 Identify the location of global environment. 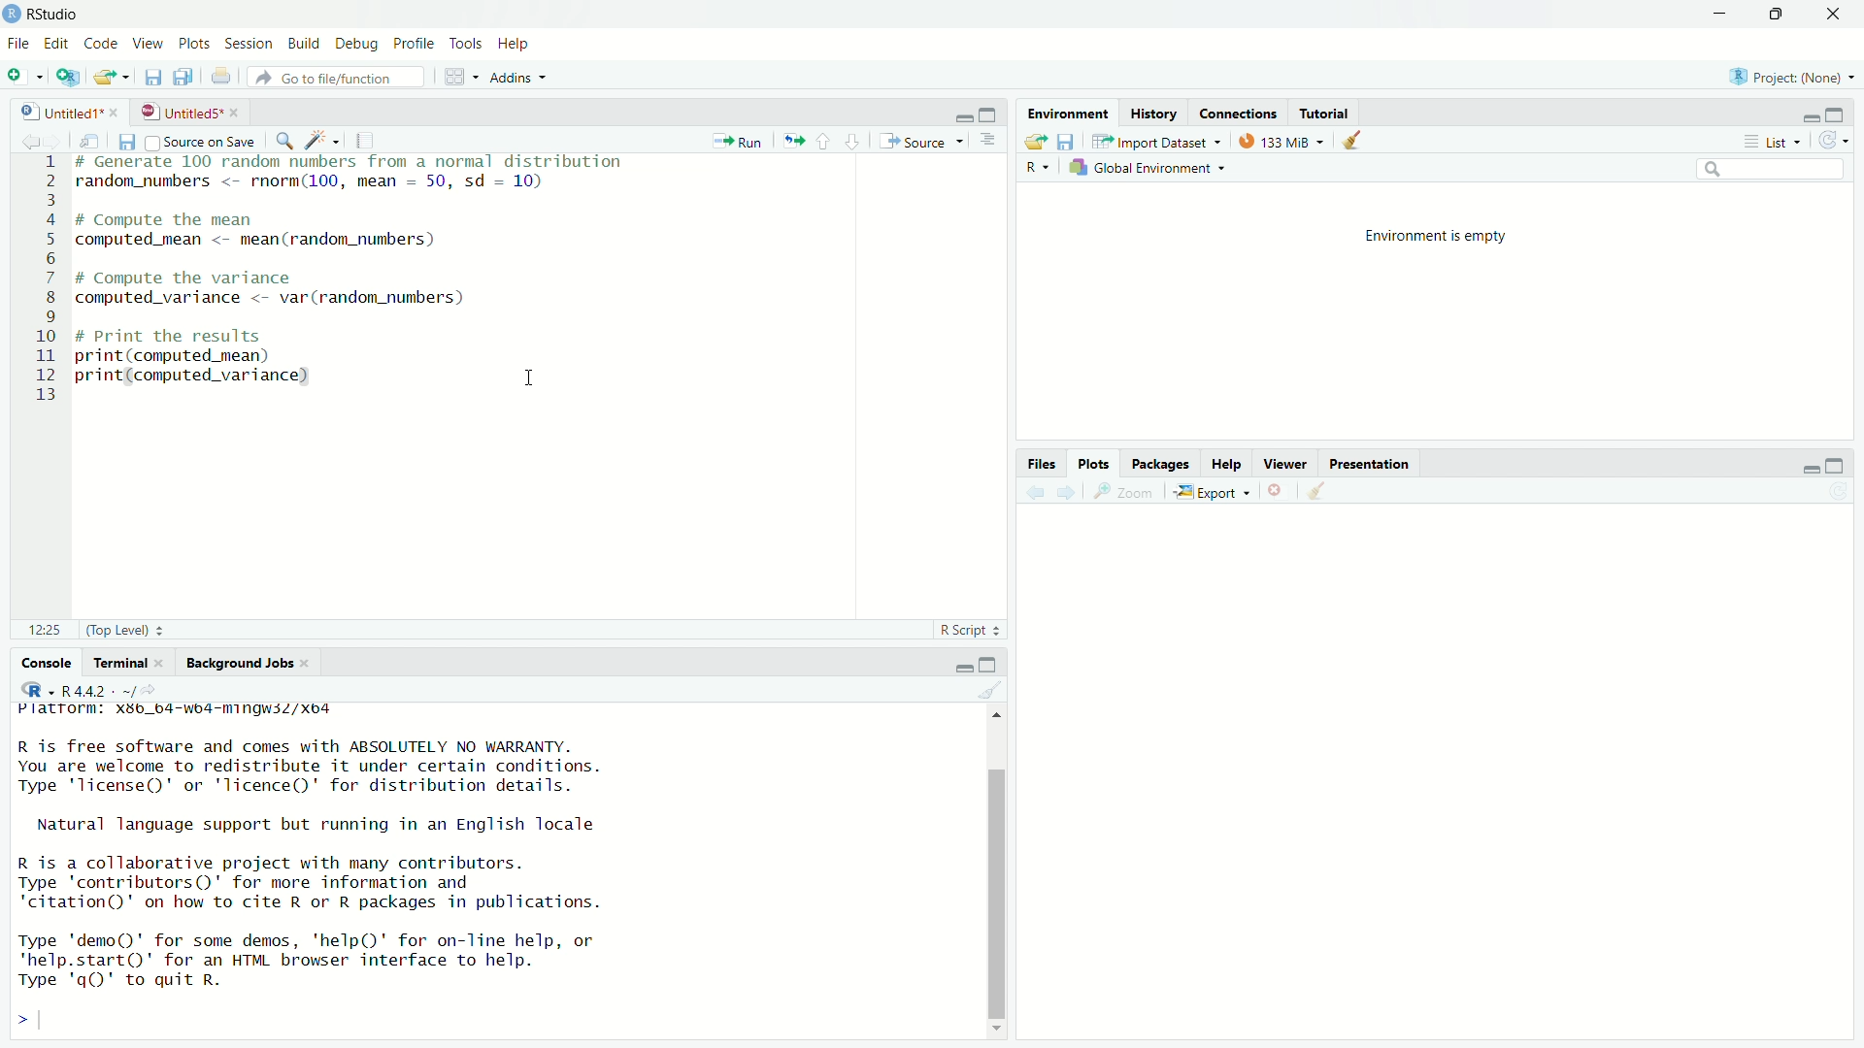
(1149, 170).